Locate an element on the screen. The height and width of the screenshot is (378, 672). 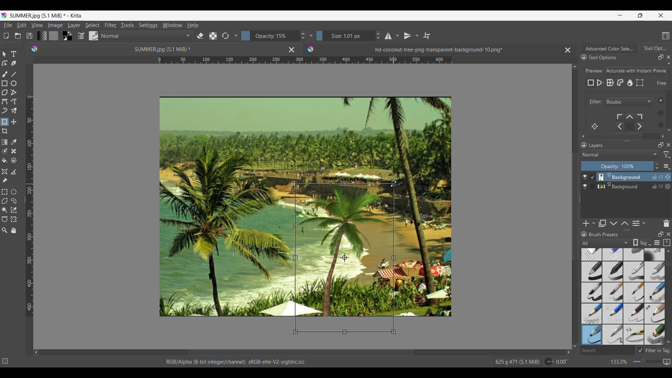
Add new layer is located at coordinates (586, 223).